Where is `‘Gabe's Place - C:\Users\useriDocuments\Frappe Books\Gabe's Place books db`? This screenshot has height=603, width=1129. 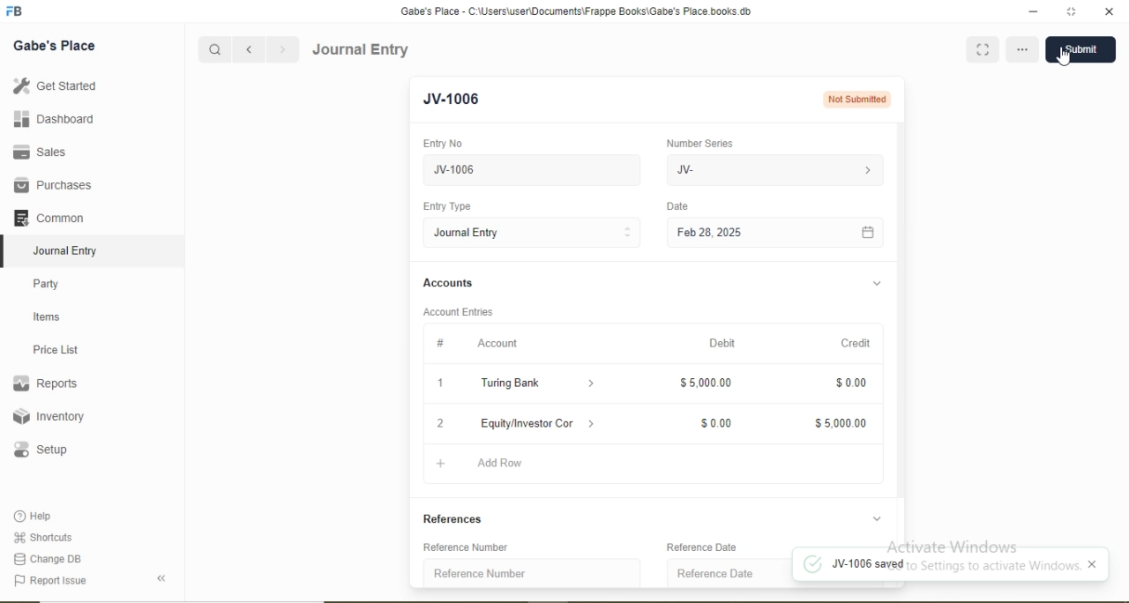
‘Gabe's Place - C:\Users\useriDocuments\Frappe Books\Gabe's Place books db is located at coordinates (575, 11).